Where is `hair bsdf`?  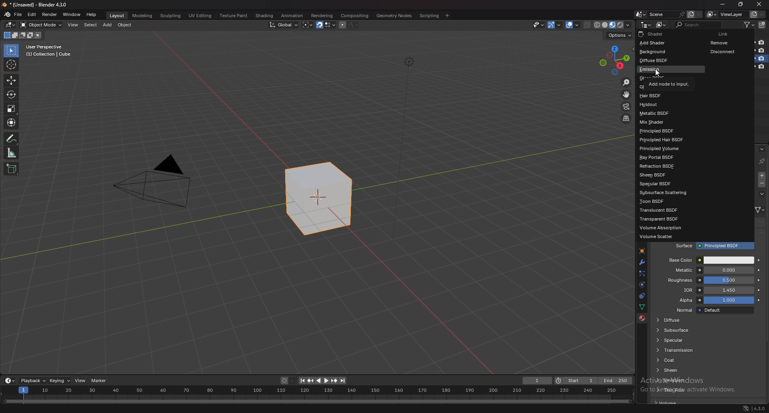 hair bsdf is located at coordinates (663, 96).